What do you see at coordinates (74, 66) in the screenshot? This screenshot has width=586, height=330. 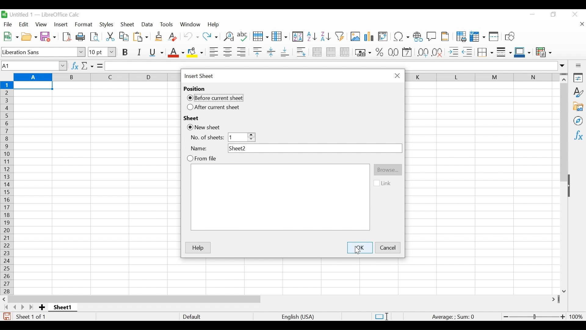 I see `Function Wizard` at bounding box center [74, 66].